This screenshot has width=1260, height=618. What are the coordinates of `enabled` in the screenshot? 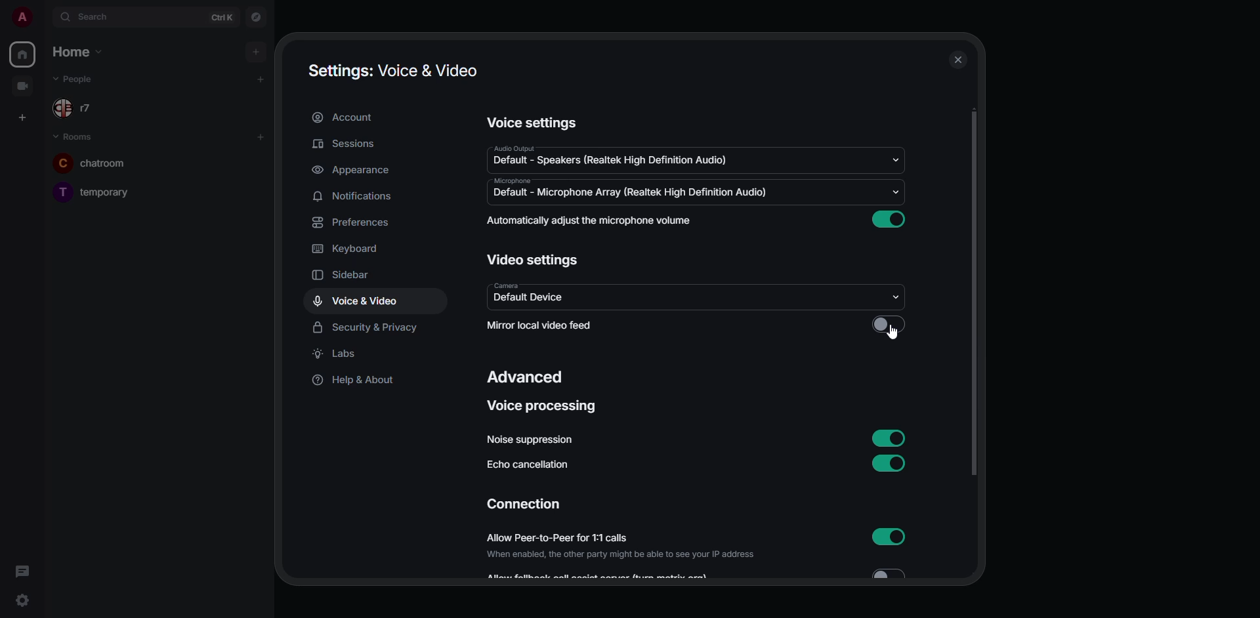 It's located at (891, 462).